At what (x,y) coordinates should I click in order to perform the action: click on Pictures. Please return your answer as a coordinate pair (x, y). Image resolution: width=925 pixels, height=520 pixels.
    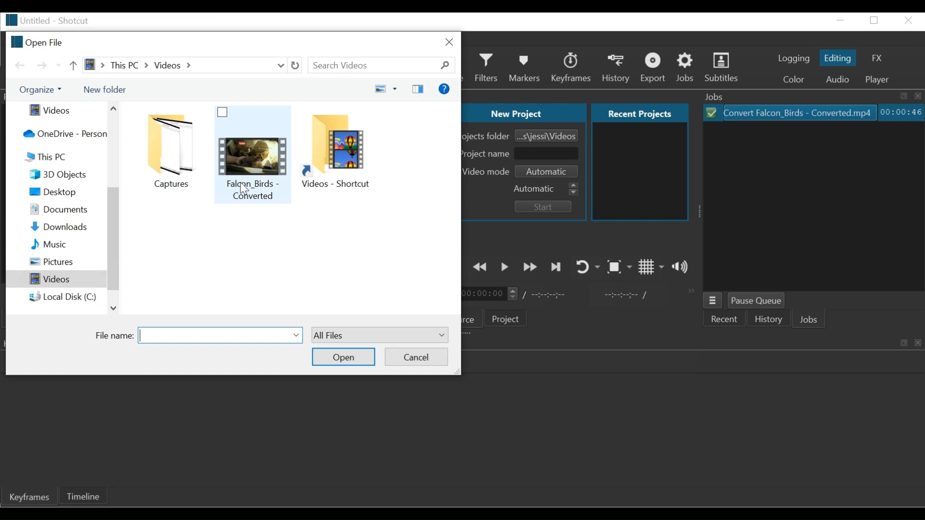
    Looking at the image, I should click on (62, 261).